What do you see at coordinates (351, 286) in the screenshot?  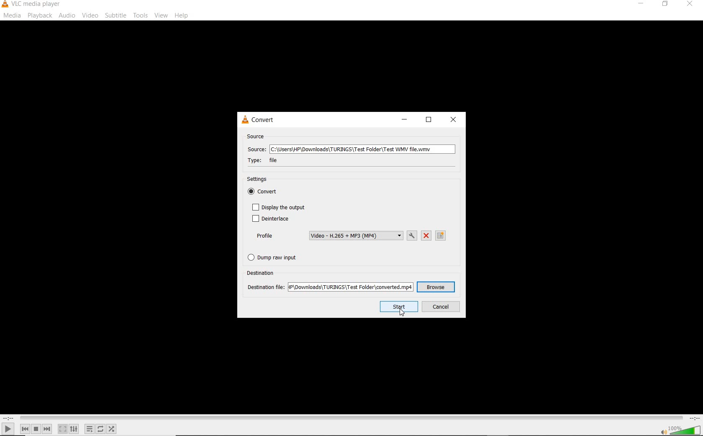 I see `FILE ADDED` at bounding box center [351, 286].